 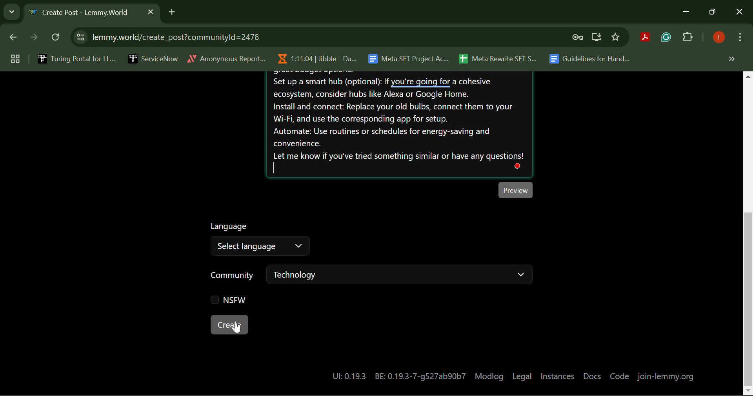 I want to click on Group Tabs, so click(x=15, y=58).